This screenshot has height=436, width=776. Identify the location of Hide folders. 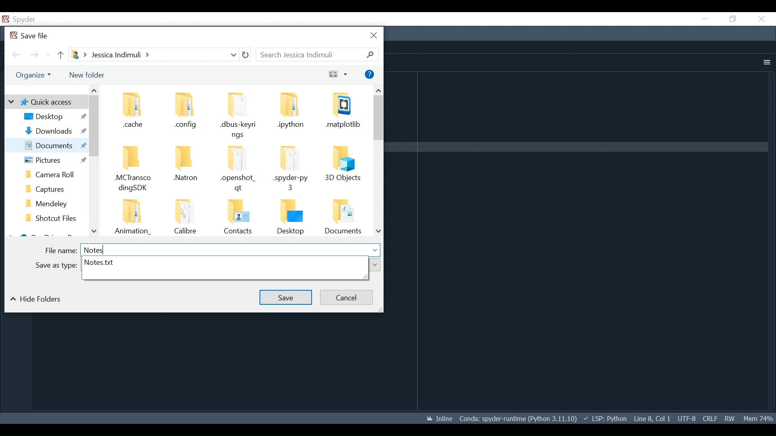
(38, 299).